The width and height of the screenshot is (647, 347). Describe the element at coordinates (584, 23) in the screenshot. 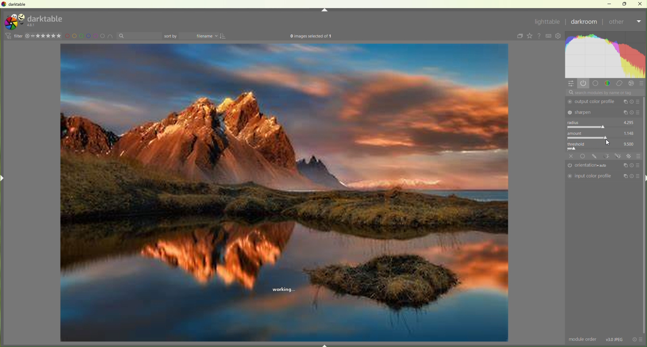

I see `Darkroom` at that location.